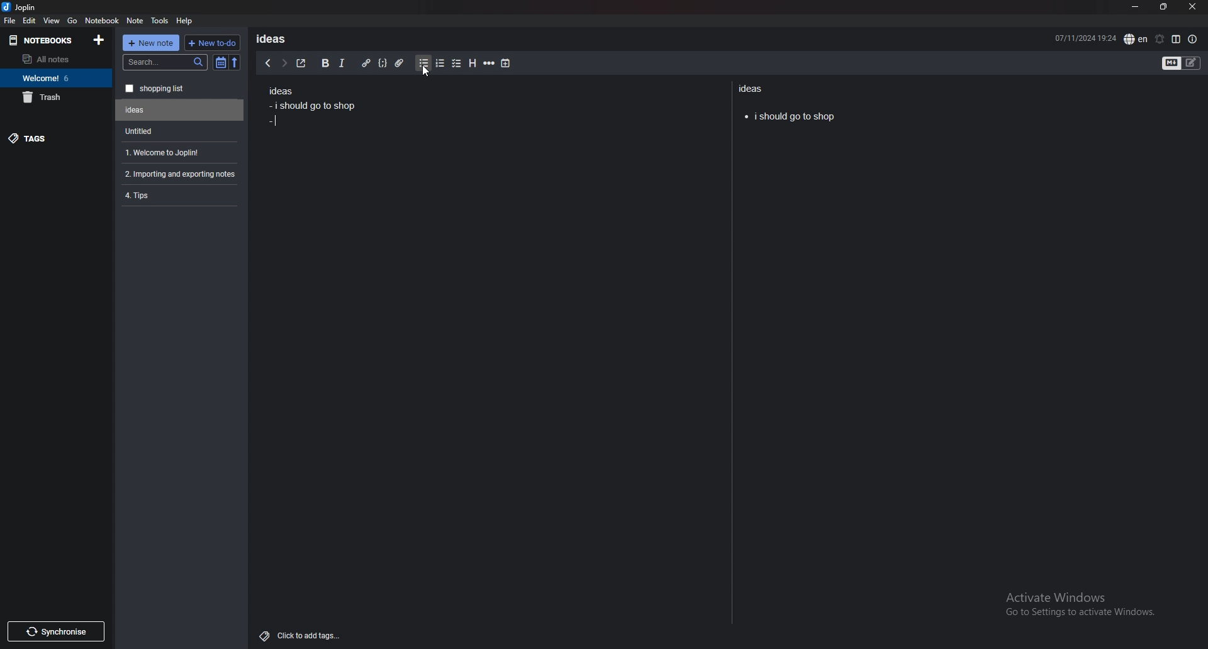 The width and height of the screenshot is (1208, 649). I want to click on toggle editors, so click(1182, 64).